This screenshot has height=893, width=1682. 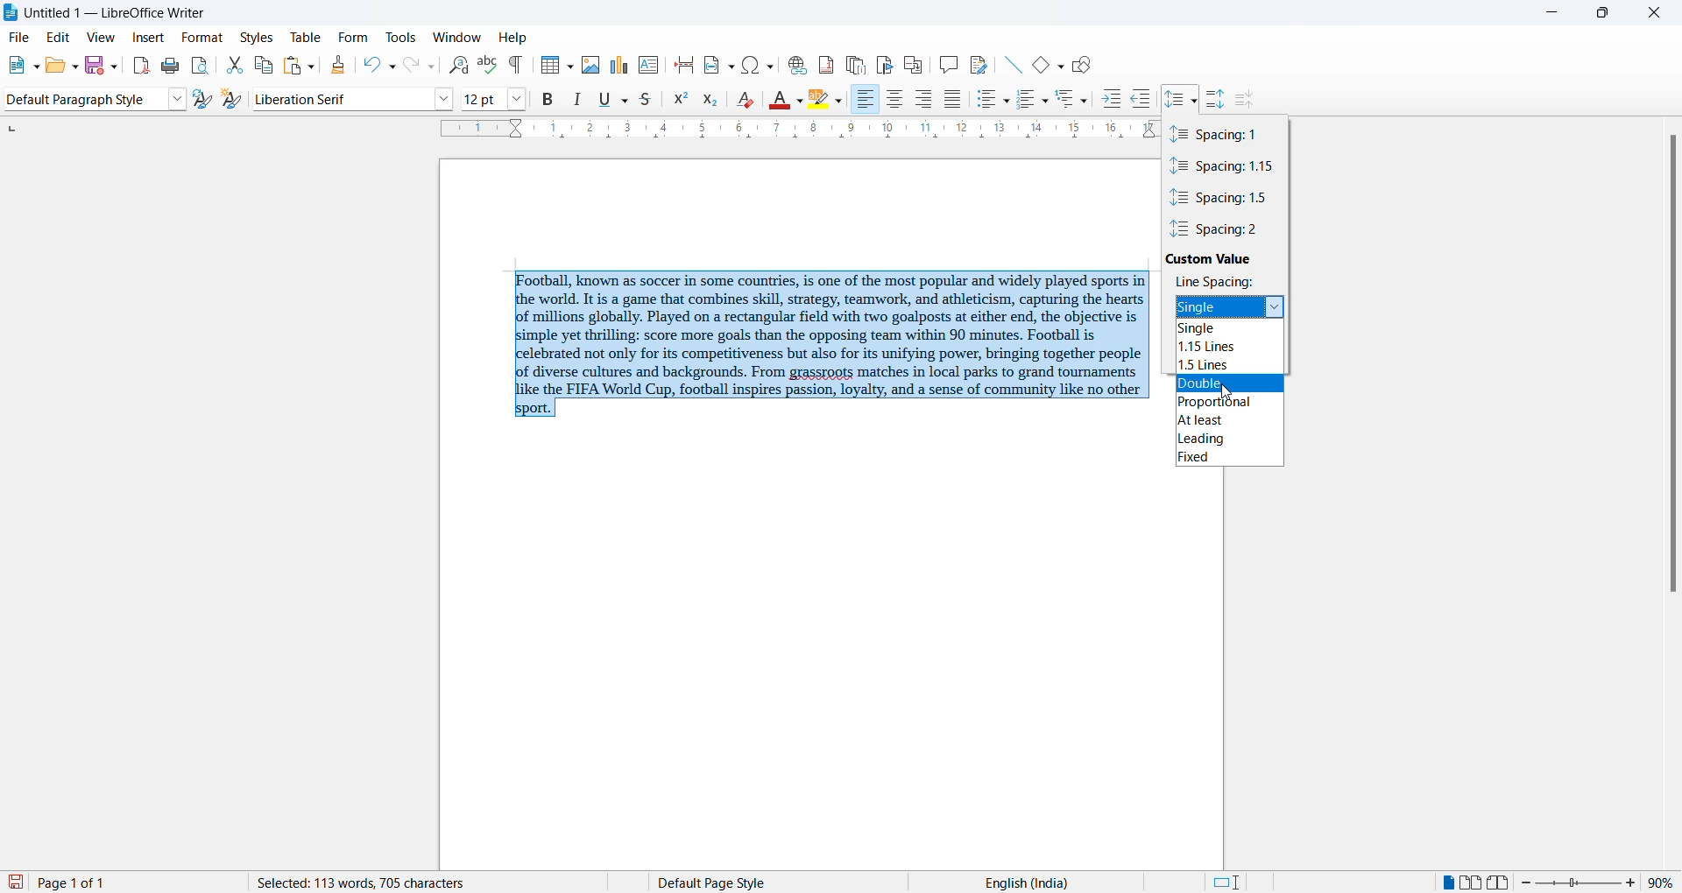 I want to click on insert images, so click(x=593, y=67).